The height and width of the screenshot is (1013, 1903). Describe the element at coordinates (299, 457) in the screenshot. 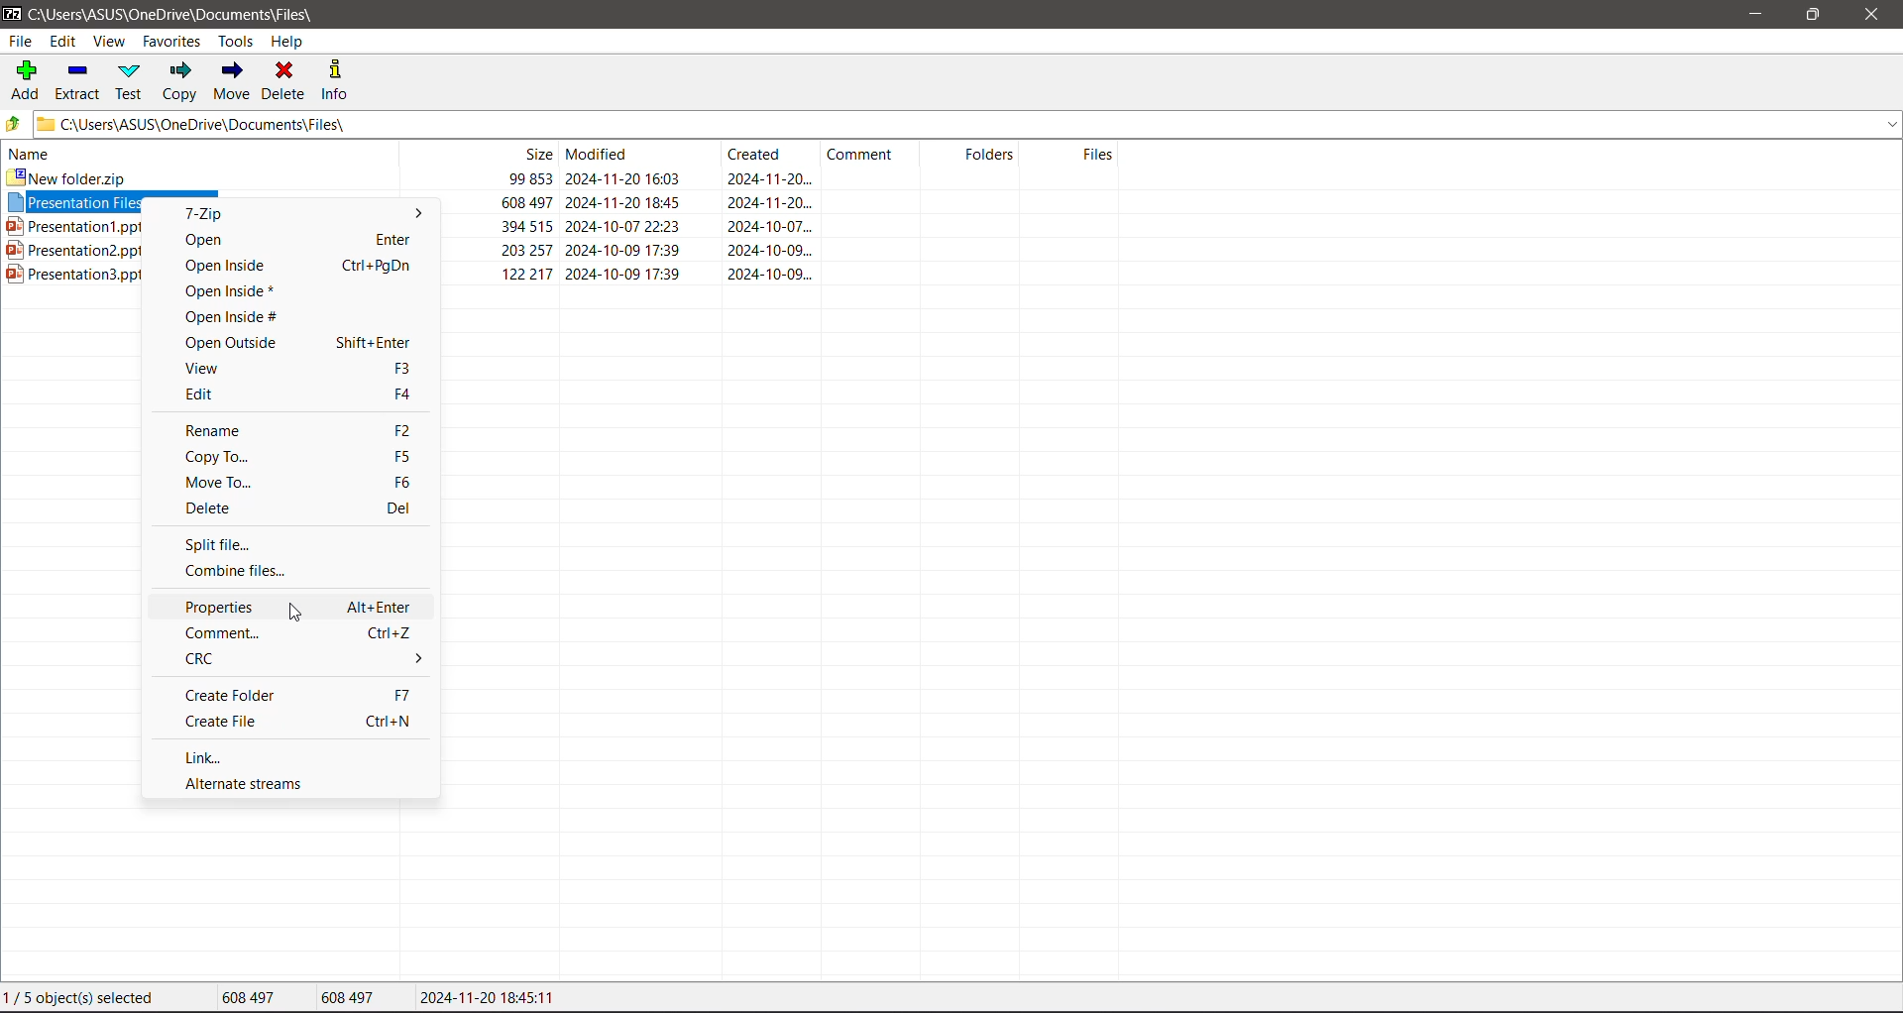

I see `Copy To` at that location.